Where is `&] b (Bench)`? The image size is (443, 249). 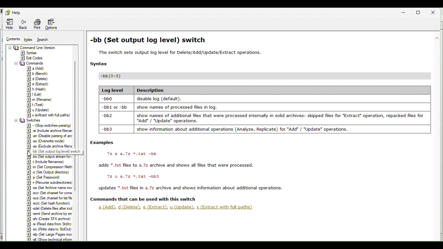
&] b (Bench) is located at coordinates (37, 74).